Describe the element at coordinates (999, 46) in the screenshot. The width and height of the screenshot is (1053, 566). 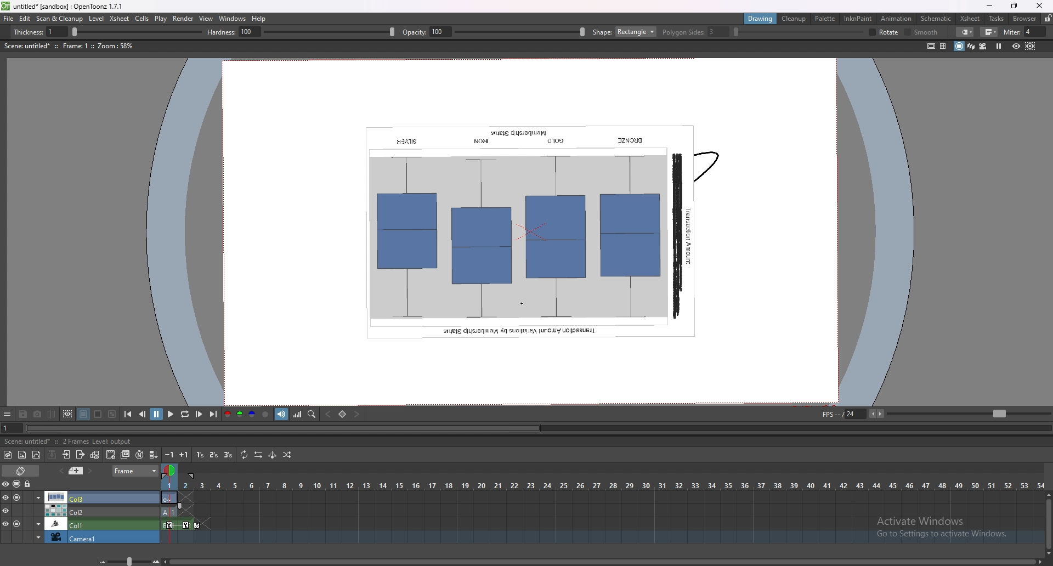
I see `freeze` at that location.